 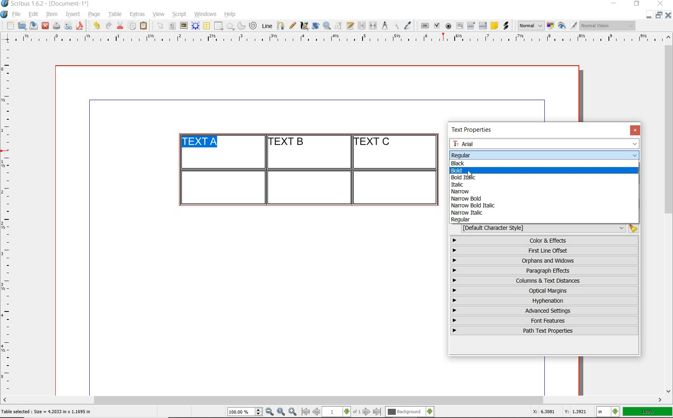 What do you see at coordinates (305, 26) in the screenshot?
I see `calligraphic line` at bounding box center [305, 26].